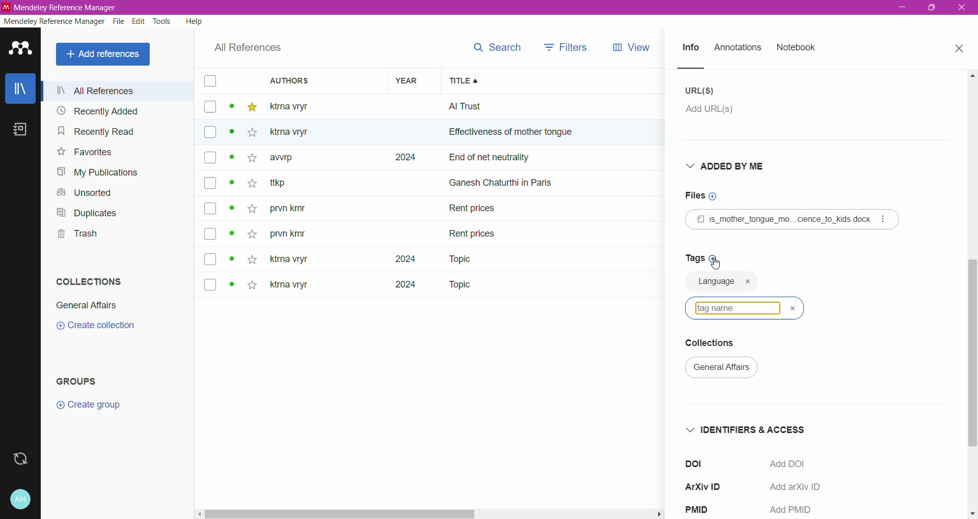  I want to click on Topic, so click(453, 259).